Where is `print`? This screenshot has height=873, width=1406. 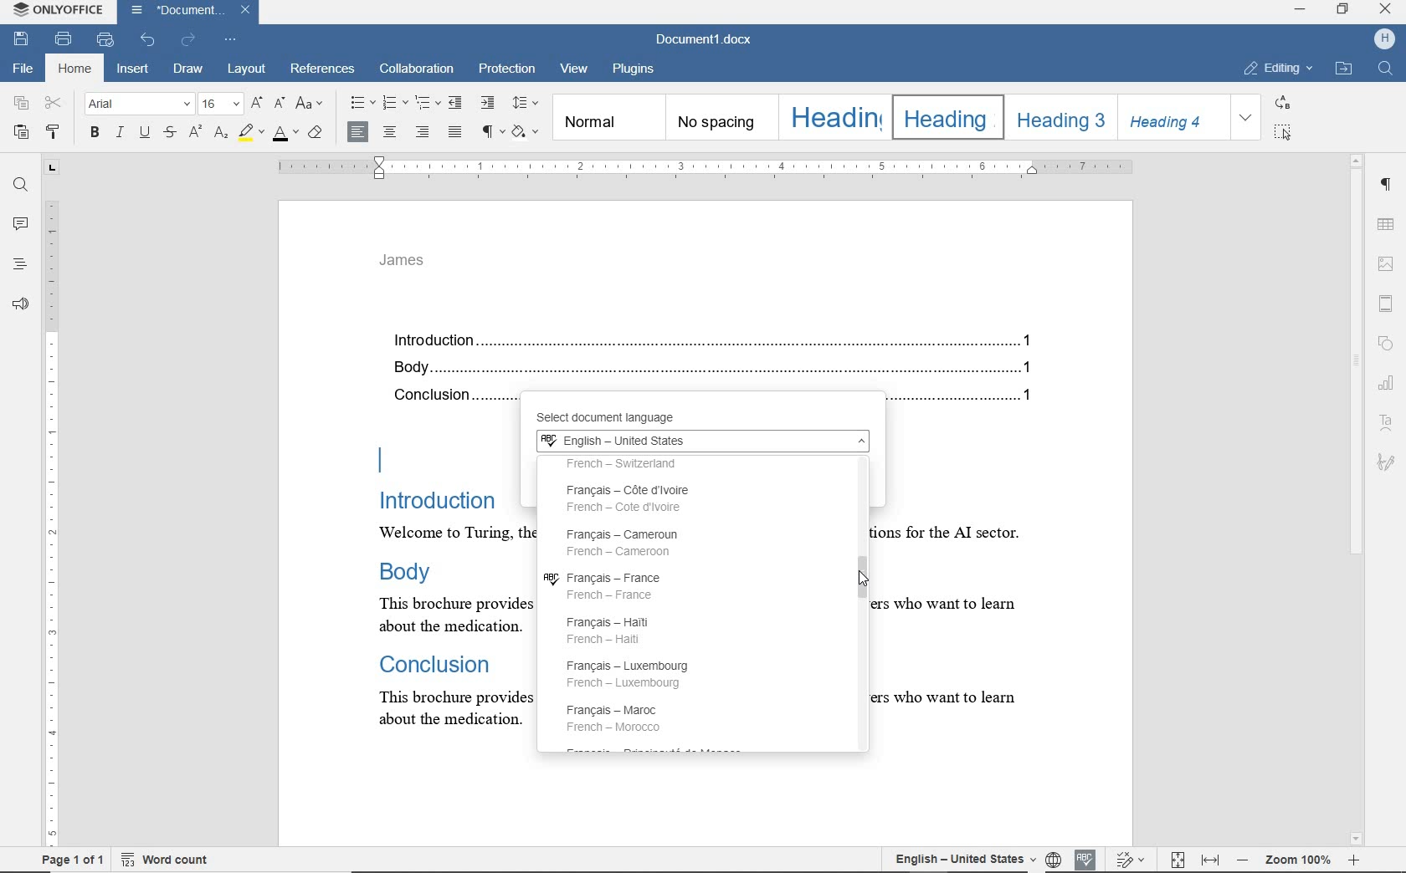 print is located at coordinates (65, 38).